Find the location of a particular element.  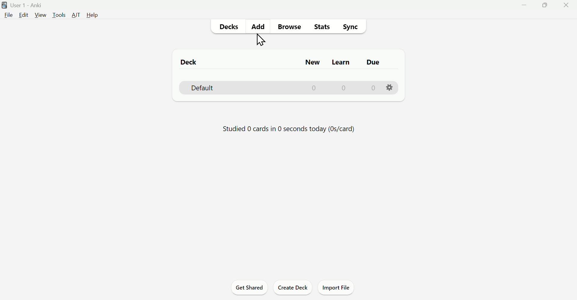

Learn is located at coordinates (344, 60).